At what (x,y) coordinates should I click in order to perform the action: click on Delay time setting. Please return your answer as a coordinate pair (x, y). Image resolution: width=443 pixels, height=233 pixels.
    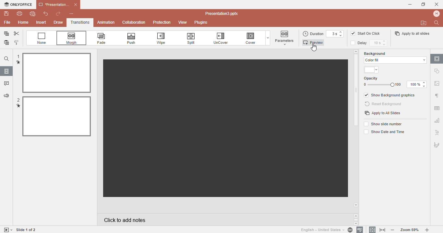
    Looking at the image, I should click on (380, 43).